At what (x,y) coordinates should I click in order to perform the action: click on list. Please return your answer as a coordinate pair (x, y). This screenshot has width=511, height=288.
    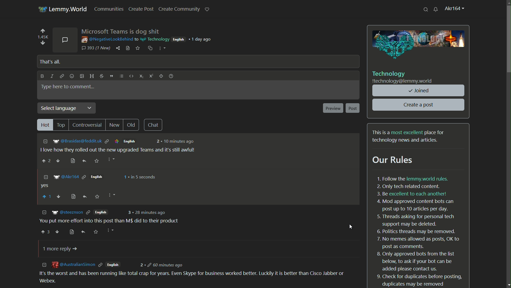
    Looking at the image, I should click on (122, 76).